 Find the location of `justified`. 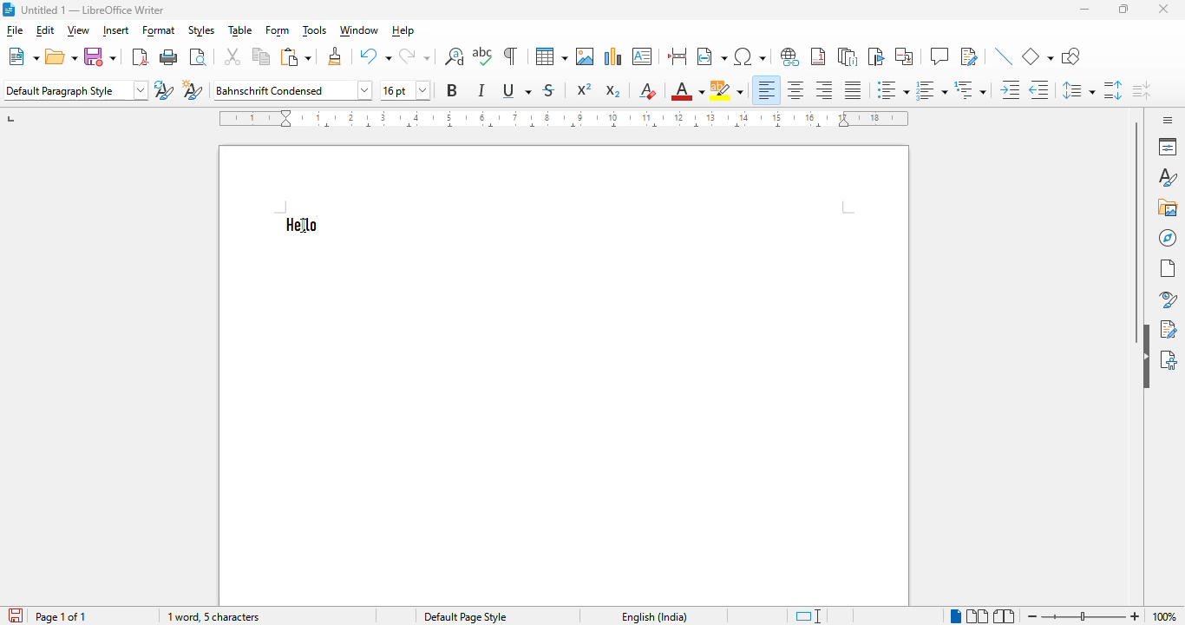

justified is located at coordinates (853, 90).